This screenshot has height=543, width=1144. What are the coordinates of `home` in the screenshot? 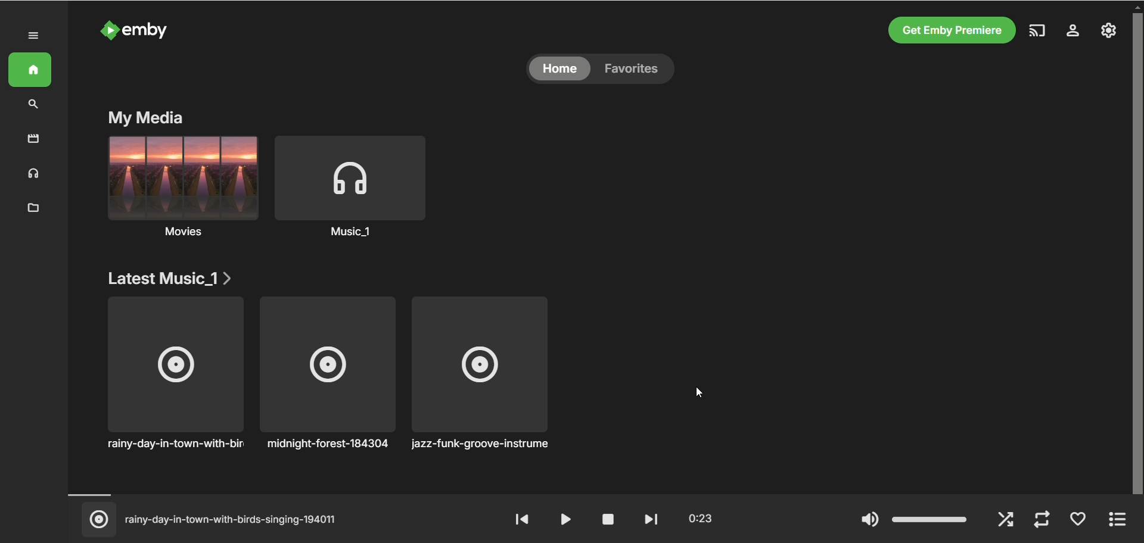 It's located at (31, 70).